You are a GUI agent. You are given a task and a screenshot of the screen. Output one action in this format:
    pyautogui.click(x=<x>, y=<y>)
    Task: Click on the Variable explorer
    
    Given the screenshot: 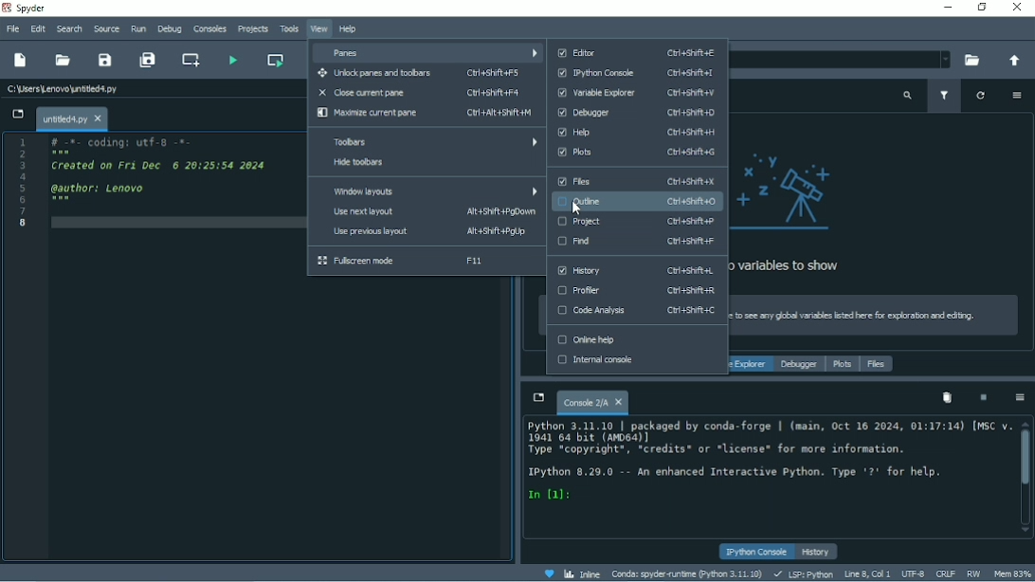 What is the action you would take?
    pyautogui.click(x=638, y=94)
    